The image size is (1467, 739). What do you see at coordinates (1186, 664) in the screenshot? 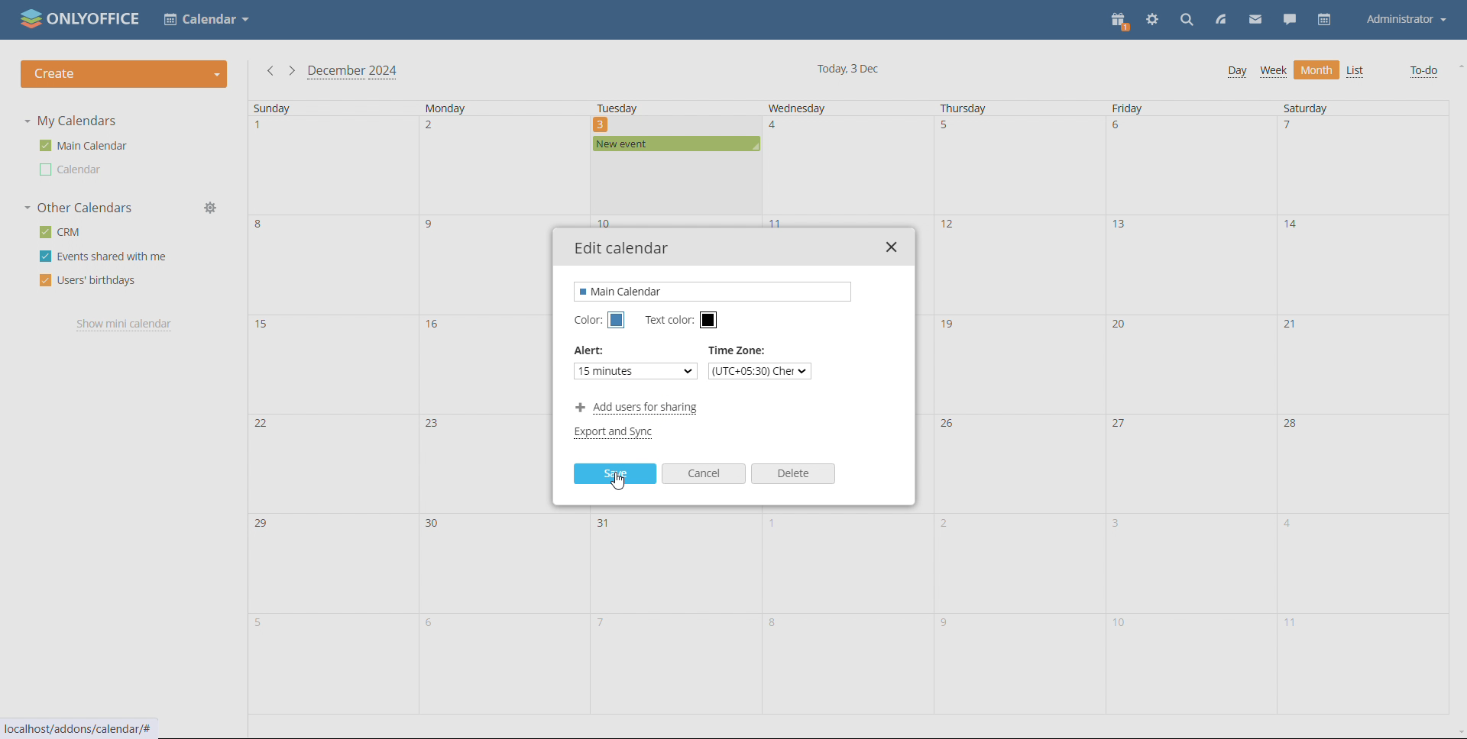
I see `date` at bounding box center [1186, 664].